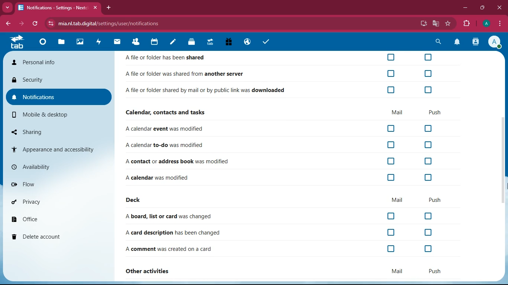  I want to click on mail, so click(398, 200).